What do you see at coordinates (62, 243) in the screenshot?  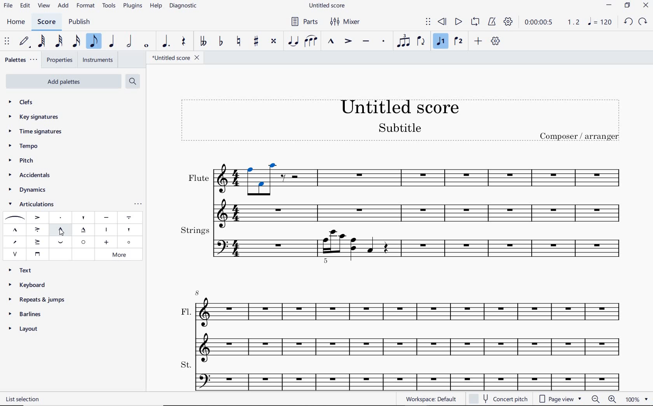 I see `UNSTRESS ABOVE` at bounding box center [62, 243].